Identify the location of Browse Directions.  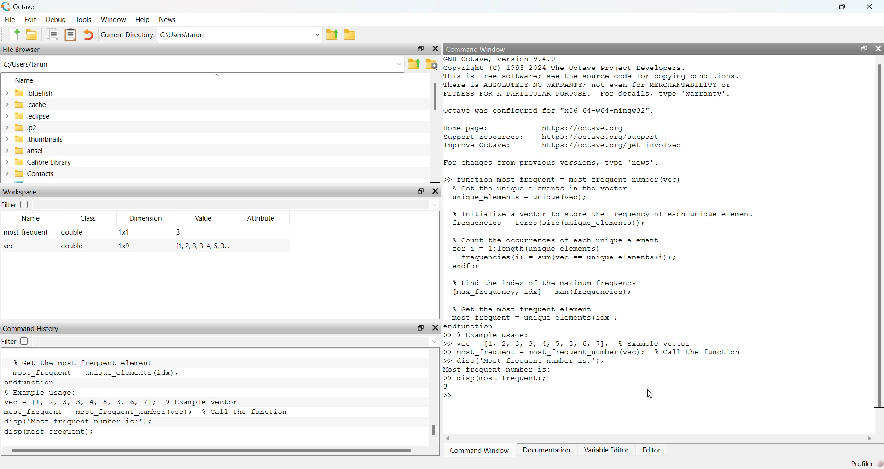
(350, 34).